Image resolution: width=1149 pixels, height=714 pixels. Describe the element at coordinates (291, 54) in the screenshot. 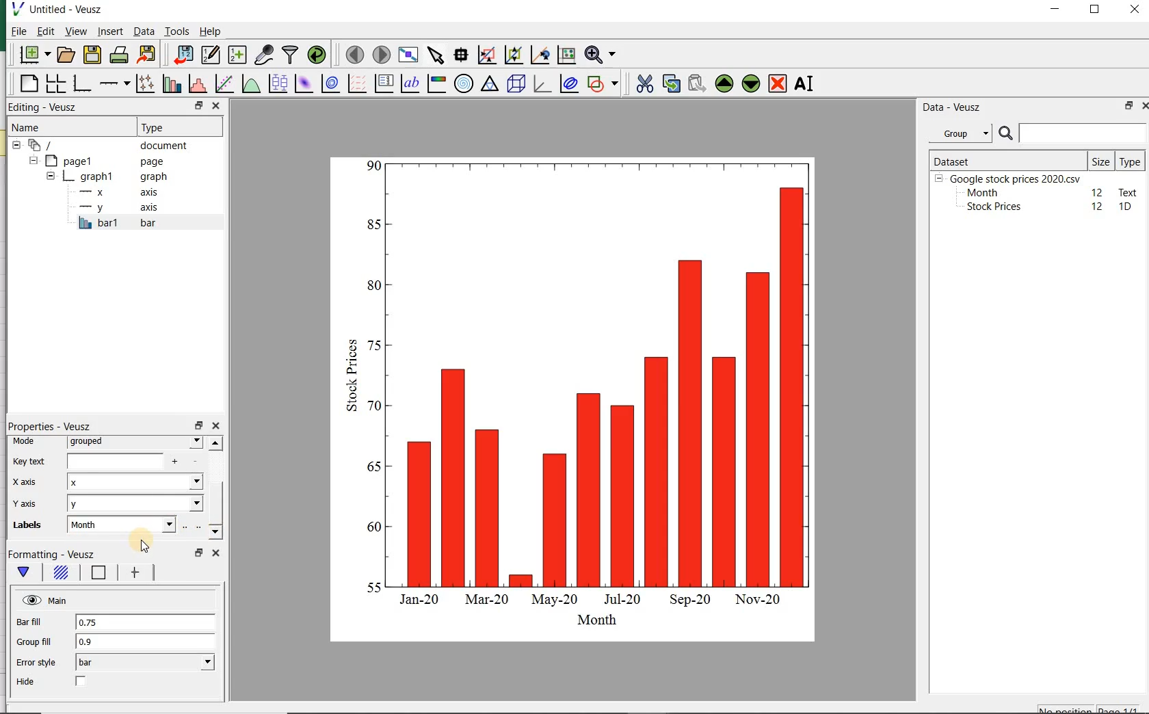

I see `filter data` at that location.